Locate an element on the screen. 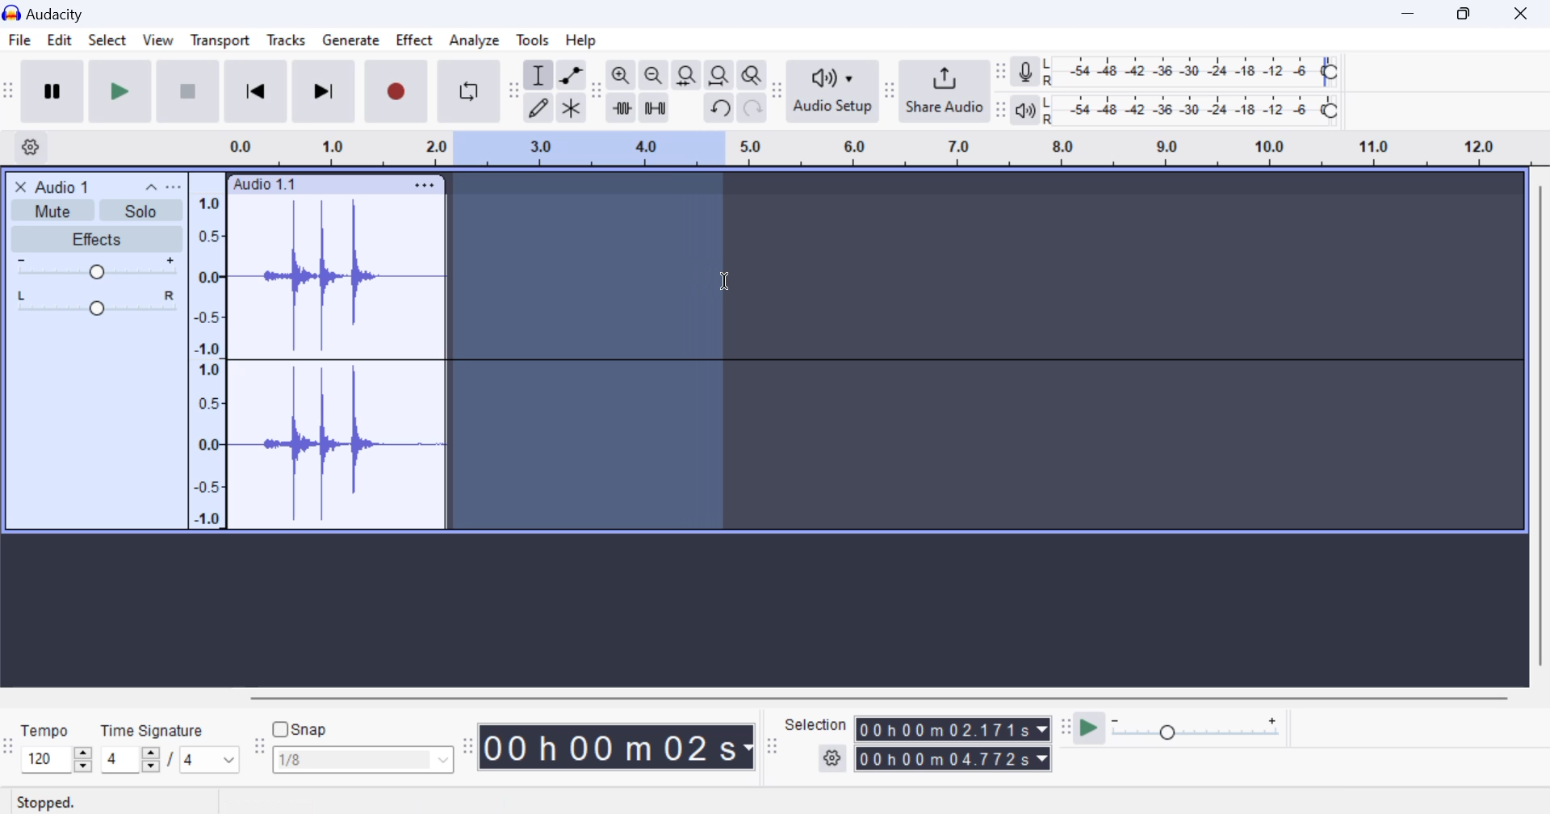 The image size is (1550, 814). Edit is located at coordinates (59, 43).